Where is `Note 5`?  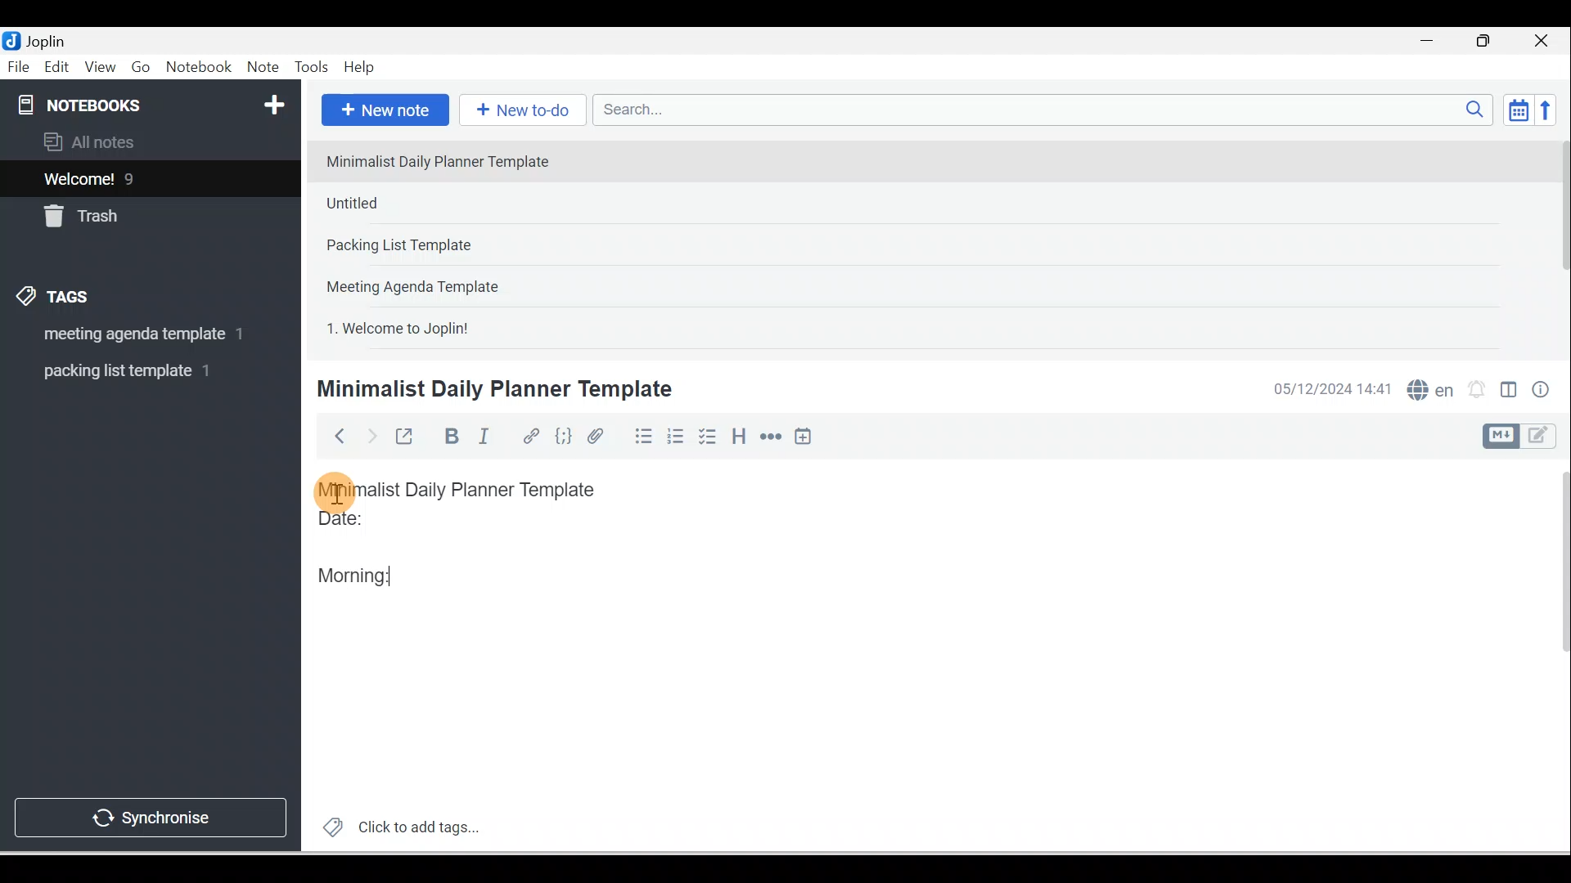
Note 5 is located at coordinates (457, 326).